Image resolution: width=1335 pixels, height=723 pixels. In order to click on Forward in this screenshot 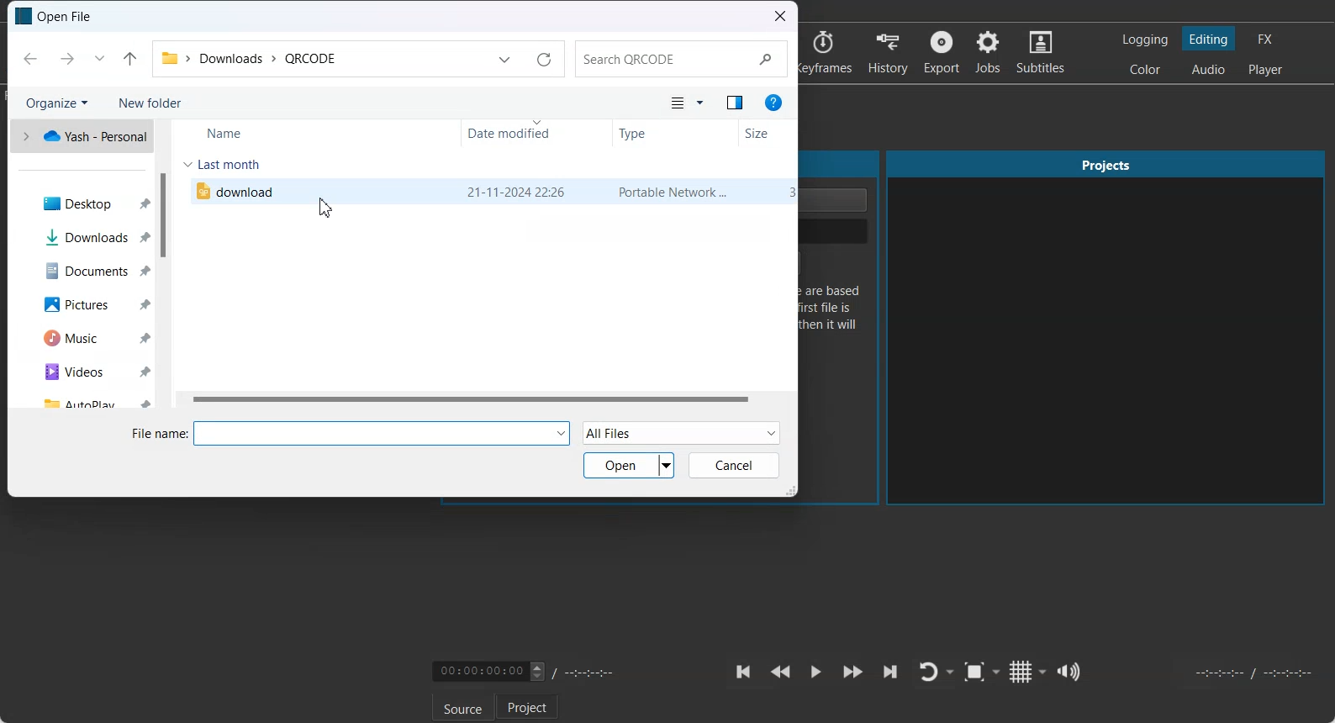, I will do `click(66, 59)`.